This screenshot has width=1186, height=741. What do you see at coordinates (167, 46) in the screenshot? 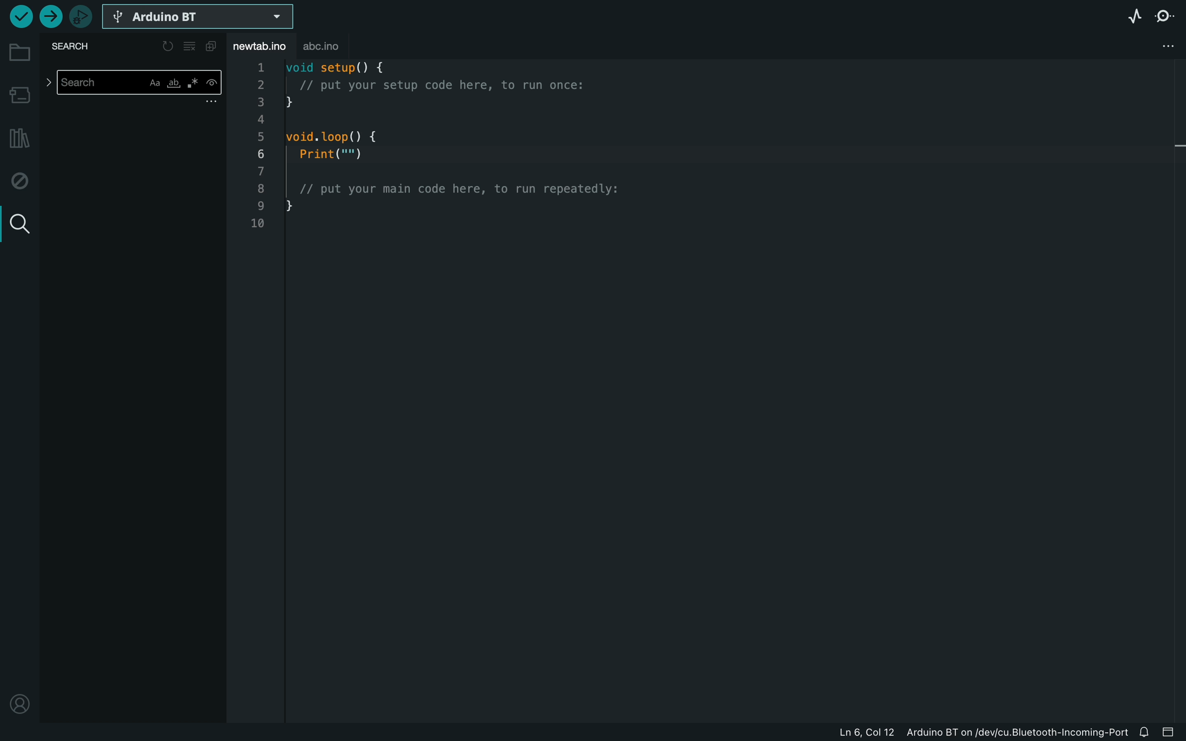
I see `reload` at bounding box center [167, 46].